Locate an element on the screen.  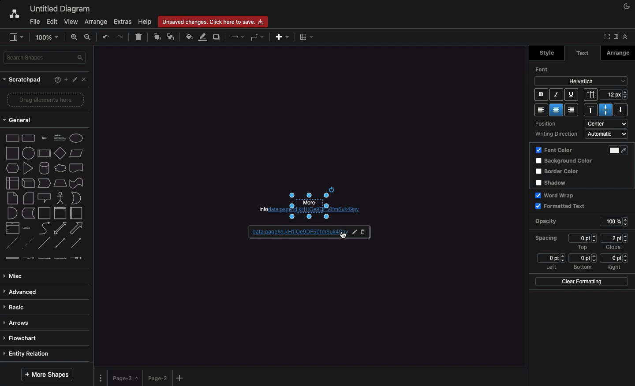
list item is located at coordinates (27, 228).